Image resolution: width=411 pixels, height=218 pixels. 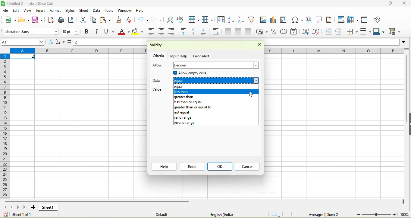 What do you see at coordinates (158, 80) in the screenshot?
I see `data` at bounding box center [158, 80].